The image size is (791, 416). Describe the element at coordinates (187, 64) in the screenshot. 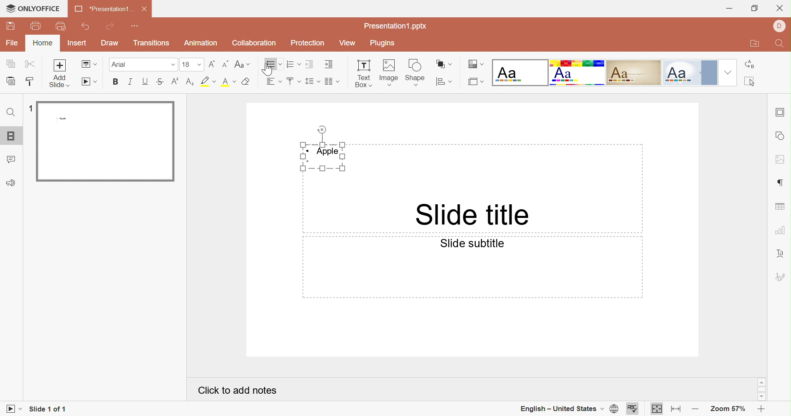

I see `16` at that location.